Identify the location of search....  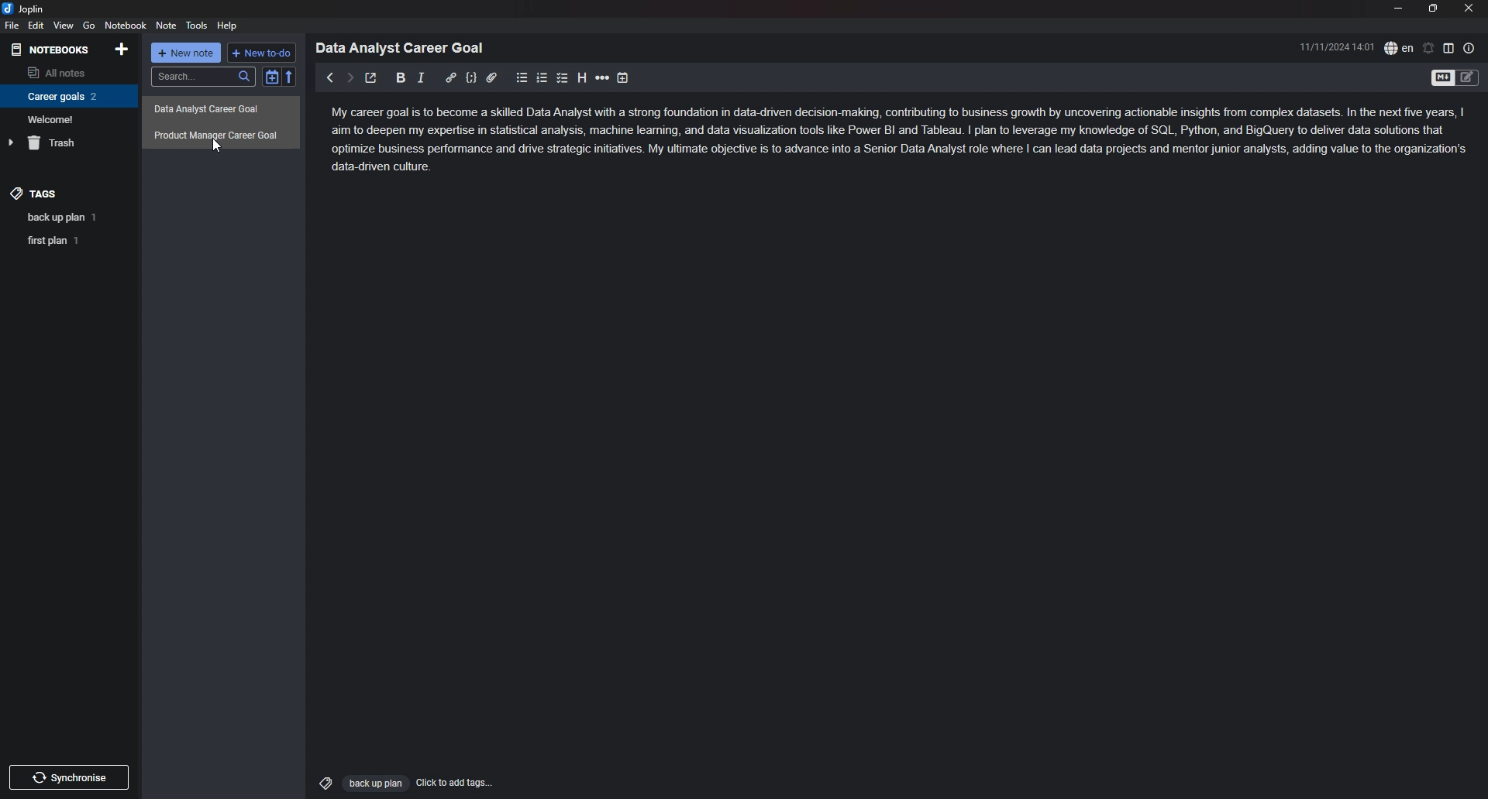
(202, 77).